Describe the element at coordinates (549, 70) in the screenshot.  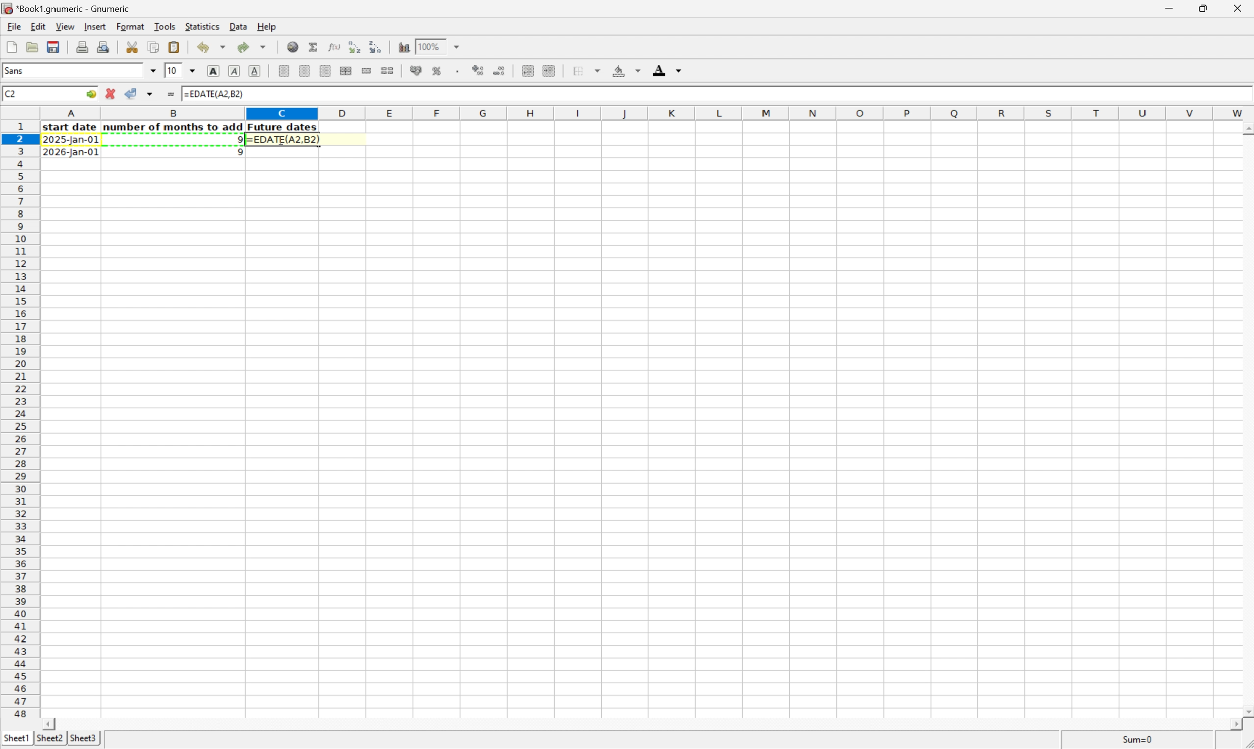
I see `Increase indent, and align the contents to the left` at that location.